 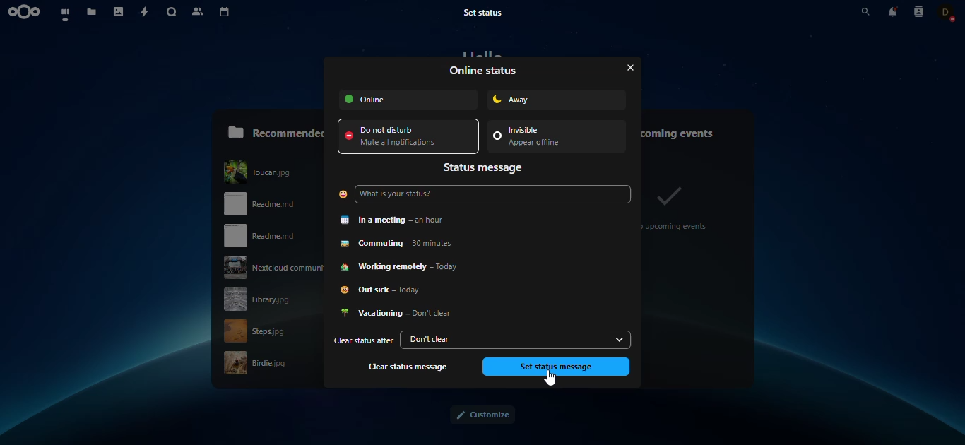 What do you see at coordinates (119, 13) in the screenshot?
I see `photos` at bounding box center [119, 13].